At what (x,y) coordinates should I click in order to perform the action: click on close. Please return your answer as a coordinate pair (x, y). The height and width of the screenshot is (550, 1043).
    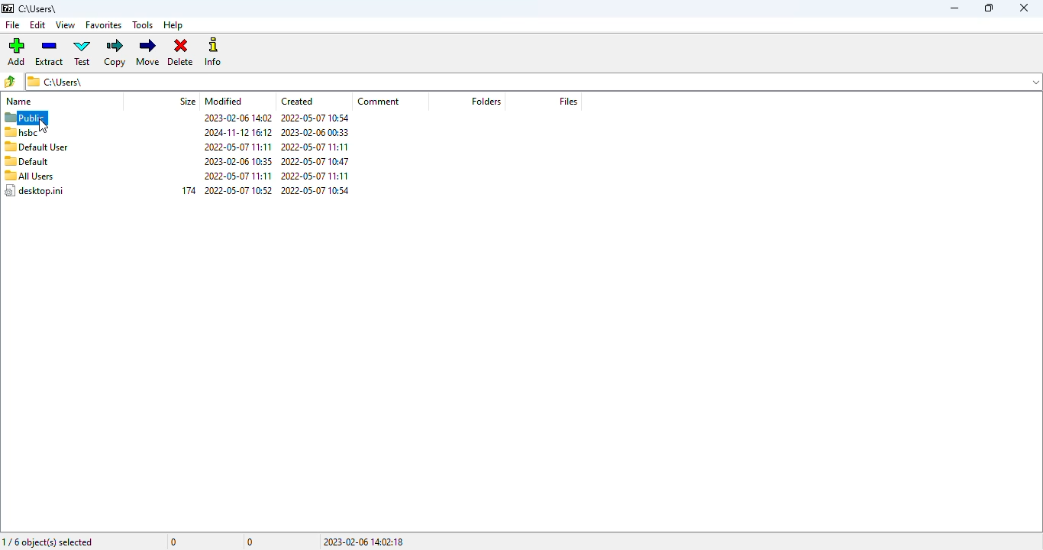
    Looking at the image, I should click on (1024, 8).